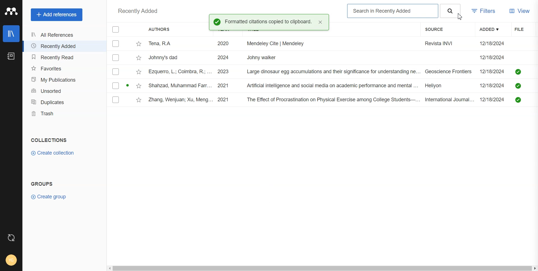  What do you see at coordinates (48, 197) in the screenshot?
I see `Create group` at bounding box center [48, 197].